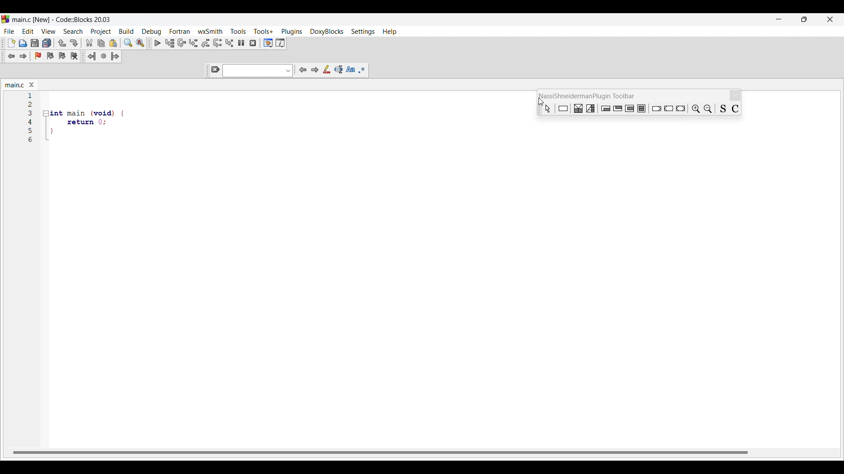 Image resolution: width=844 pixels, height=474 pixels. I want to click on , so click(86, 111).